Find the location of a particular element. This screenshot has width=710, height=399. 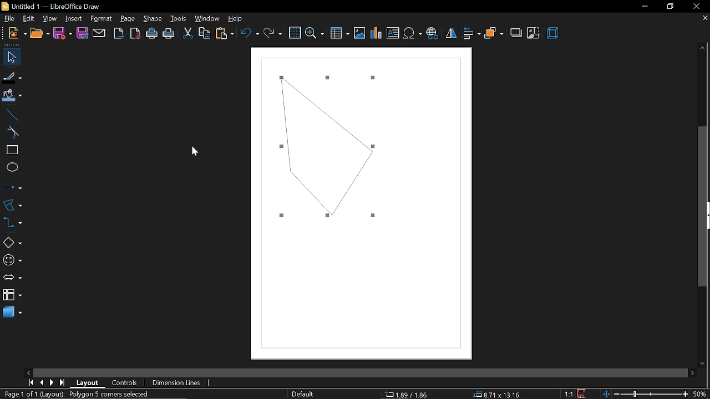

Untitled 1- Libreoffice Draw is located at coordinates (59, 6).